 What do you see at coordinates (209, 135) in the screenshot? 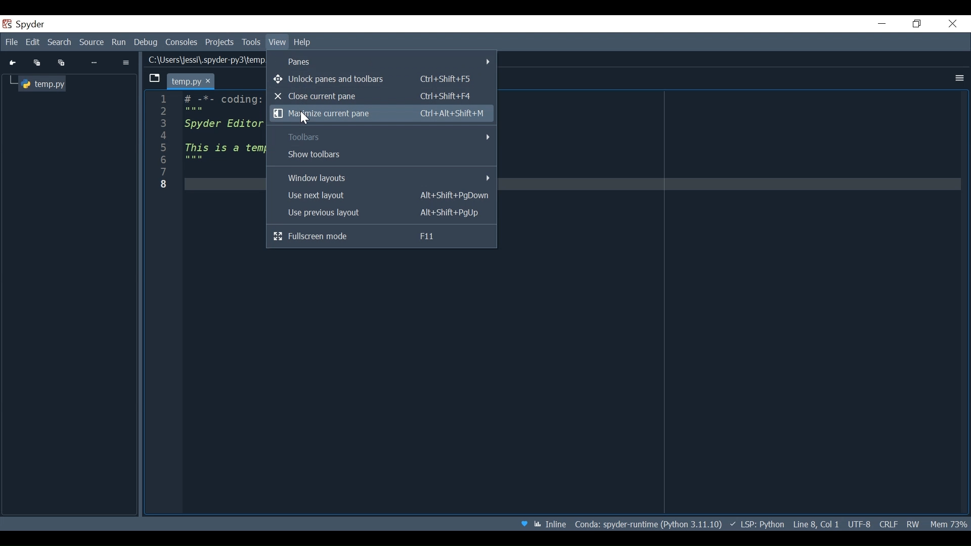
I see `# -%- coding:
Spyder Editor
This is a tem` at bounding box center [209, 135].